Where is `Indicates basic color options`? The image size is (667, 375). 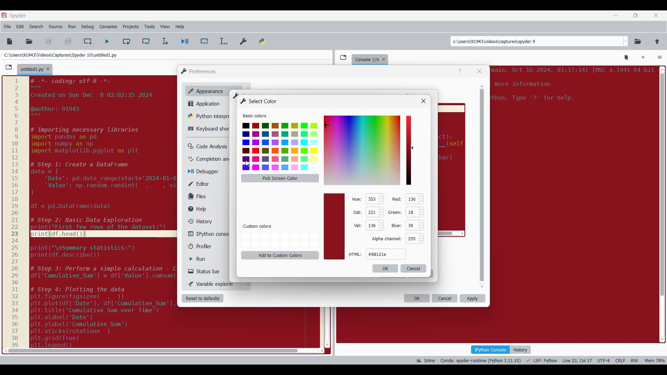 Indicates basic color options is located at coordinates (255, 116).